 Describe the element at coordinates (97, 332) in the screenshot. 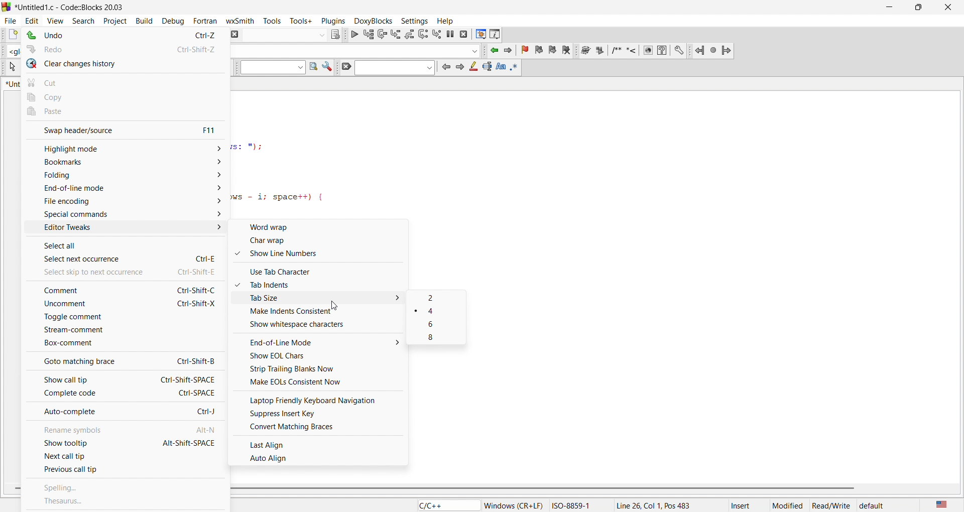

I see `stream comment ` at that location.